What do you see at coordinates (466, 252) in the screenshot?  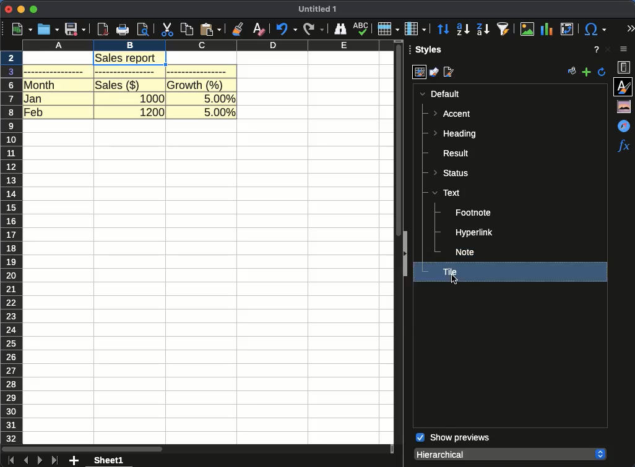 I see `note` at bounding box center [466, 252].